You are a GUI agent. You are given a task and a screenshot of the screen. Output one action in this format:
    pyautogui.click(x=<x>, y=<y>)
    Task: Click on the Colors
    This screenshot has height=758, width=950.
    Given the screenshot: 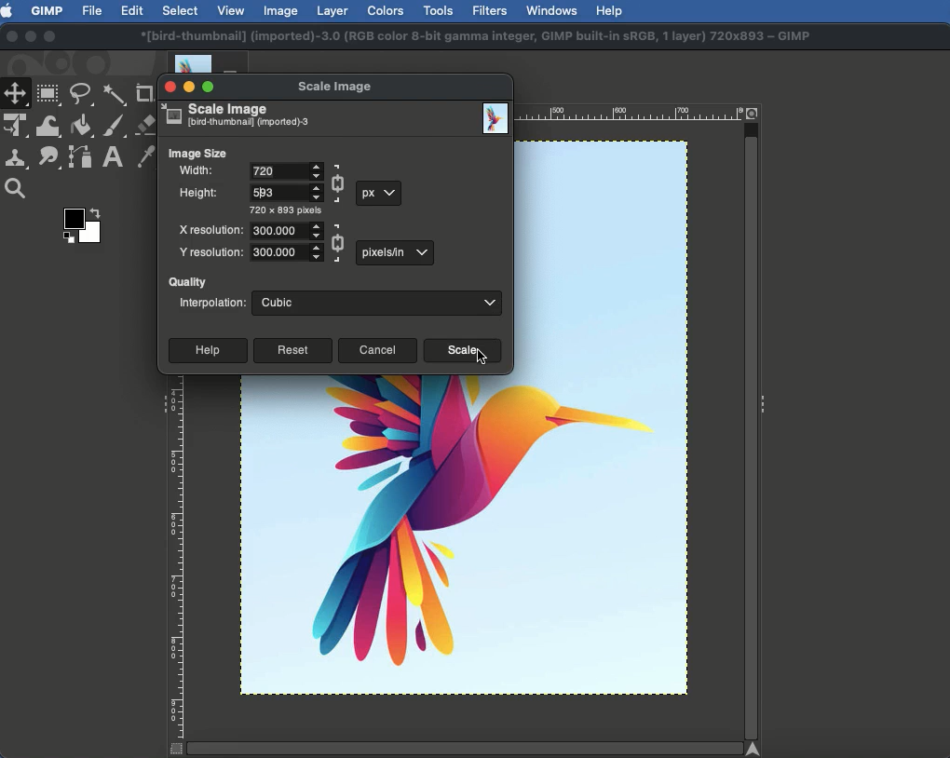 What is the action you would take?
    pyautogui.click(x=385, y=11)
    